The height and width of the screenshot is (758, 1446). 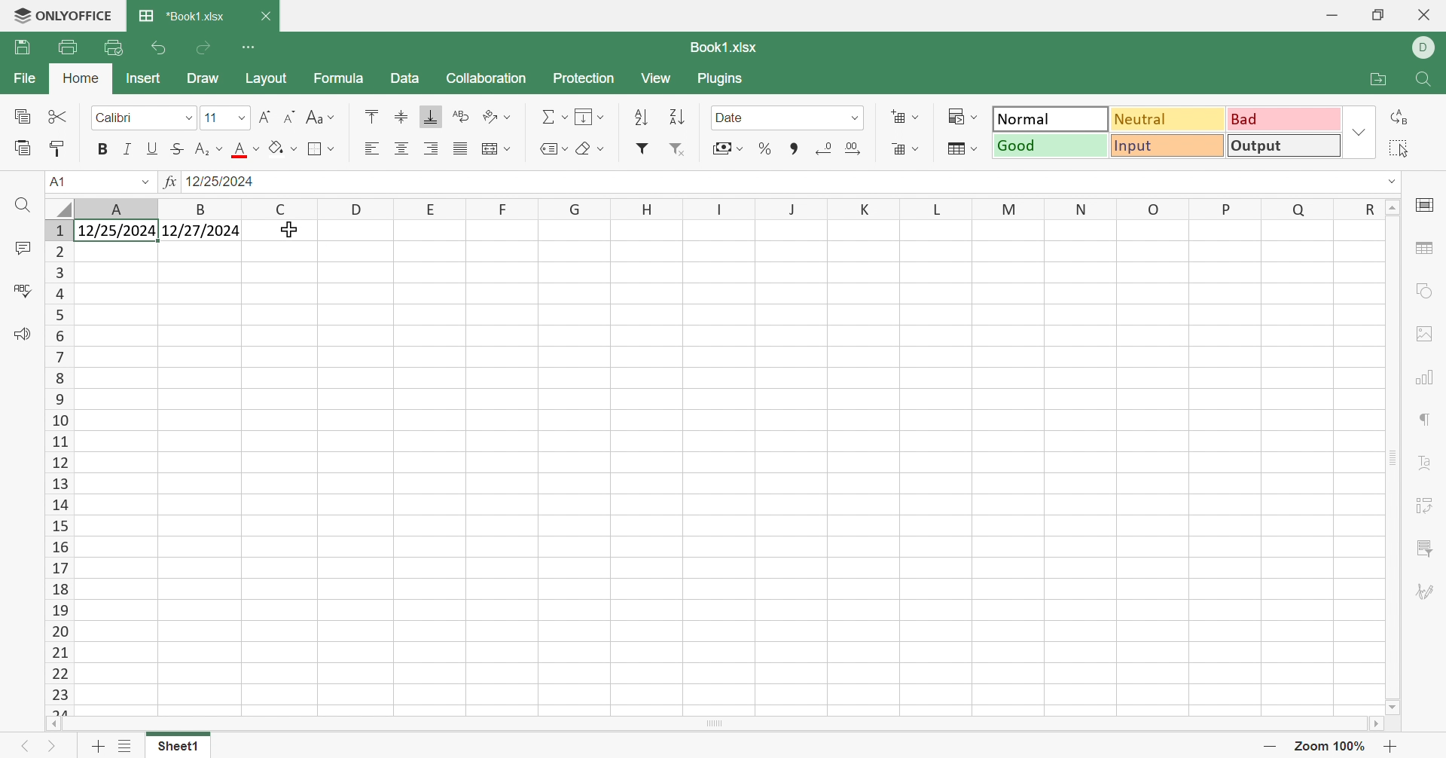 What do you see at coordinates (1425, 79) in the screenshot?
I see `Find` at bounding box center [1425, 79].